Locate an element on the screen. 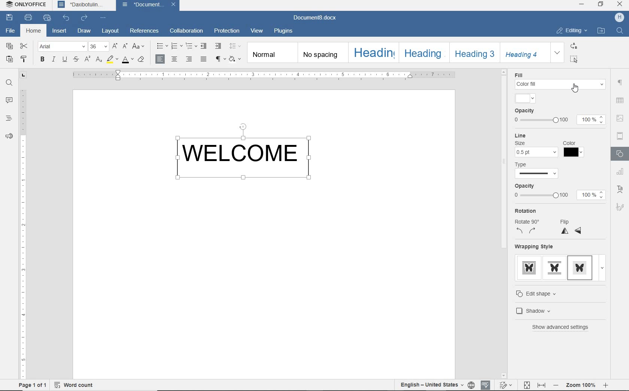 This screenshot has width=629, height=391. Increase/Decrease opacity is located at coordinates (602, 195).